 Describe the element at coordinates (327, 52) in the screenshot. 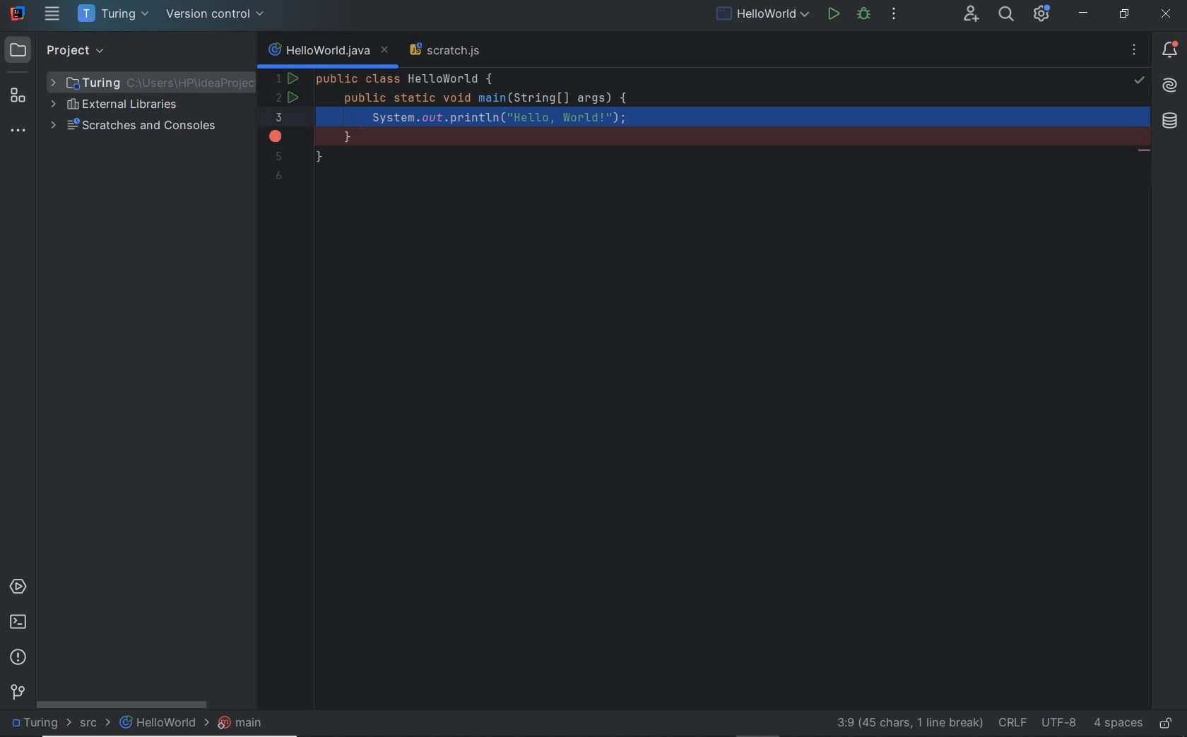

I see `current file name` at that location.